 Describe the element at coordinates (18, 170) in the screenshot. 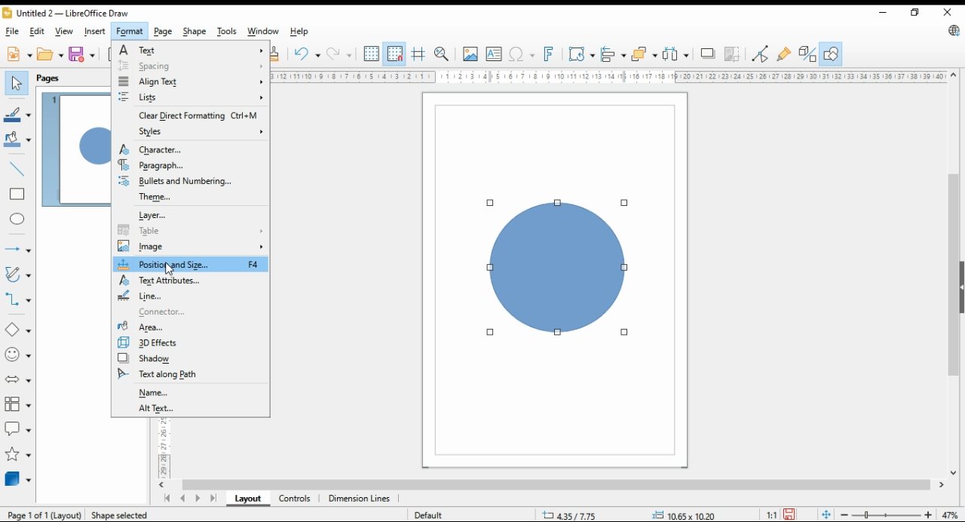

I see `insert line` at that location.